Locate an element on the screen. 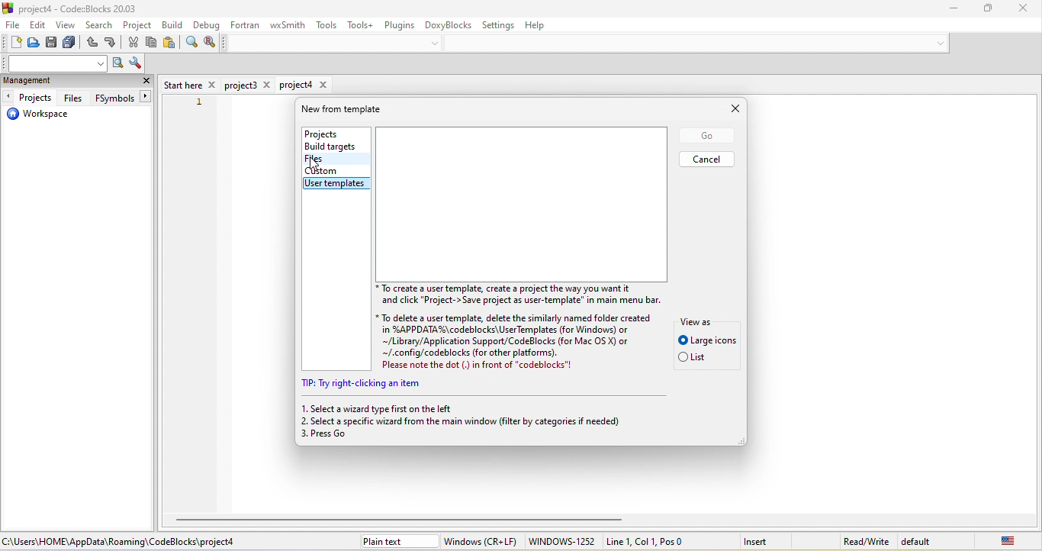 The height and width of the screenshot is (551, 1042). cursor movement is located at coordinates (317, 164).